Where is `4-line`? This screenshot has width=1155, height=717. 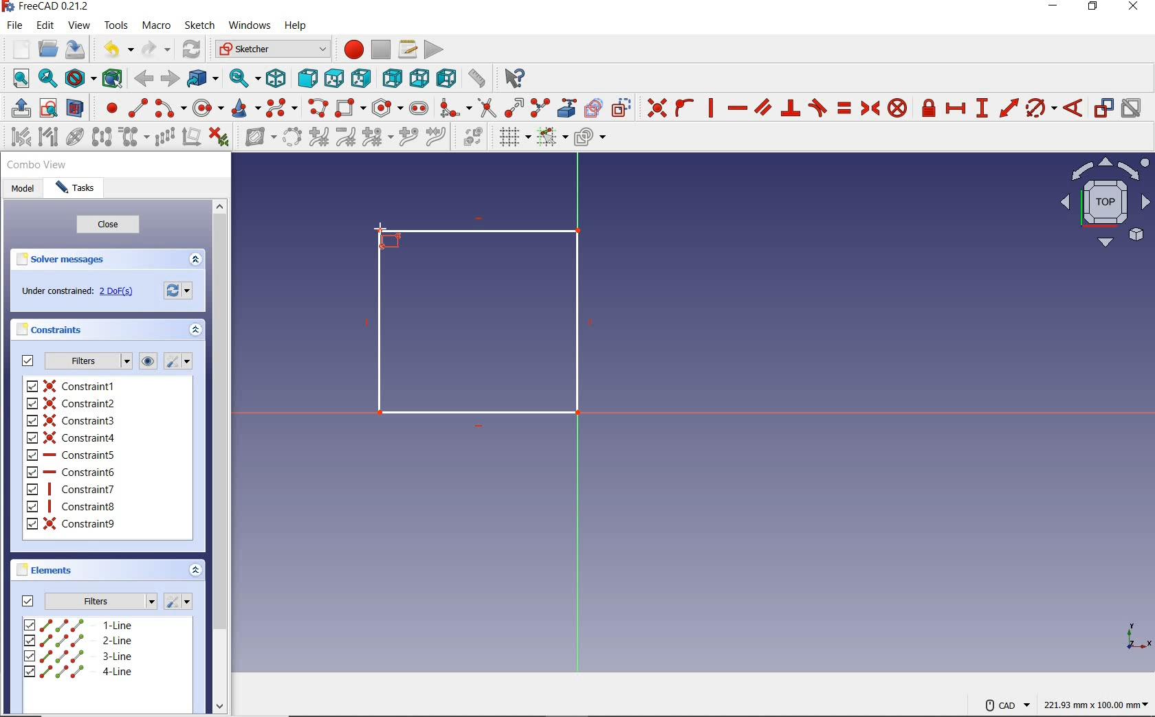 4-line is located at coordinates (78, 672).